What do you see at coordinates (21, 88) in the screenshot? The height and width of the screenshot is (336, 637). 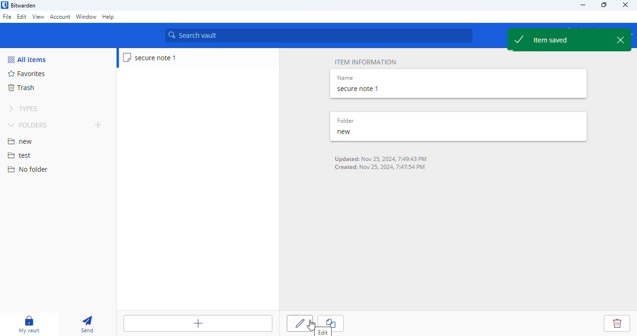 I see `trash` at bounding box center [21, 88].